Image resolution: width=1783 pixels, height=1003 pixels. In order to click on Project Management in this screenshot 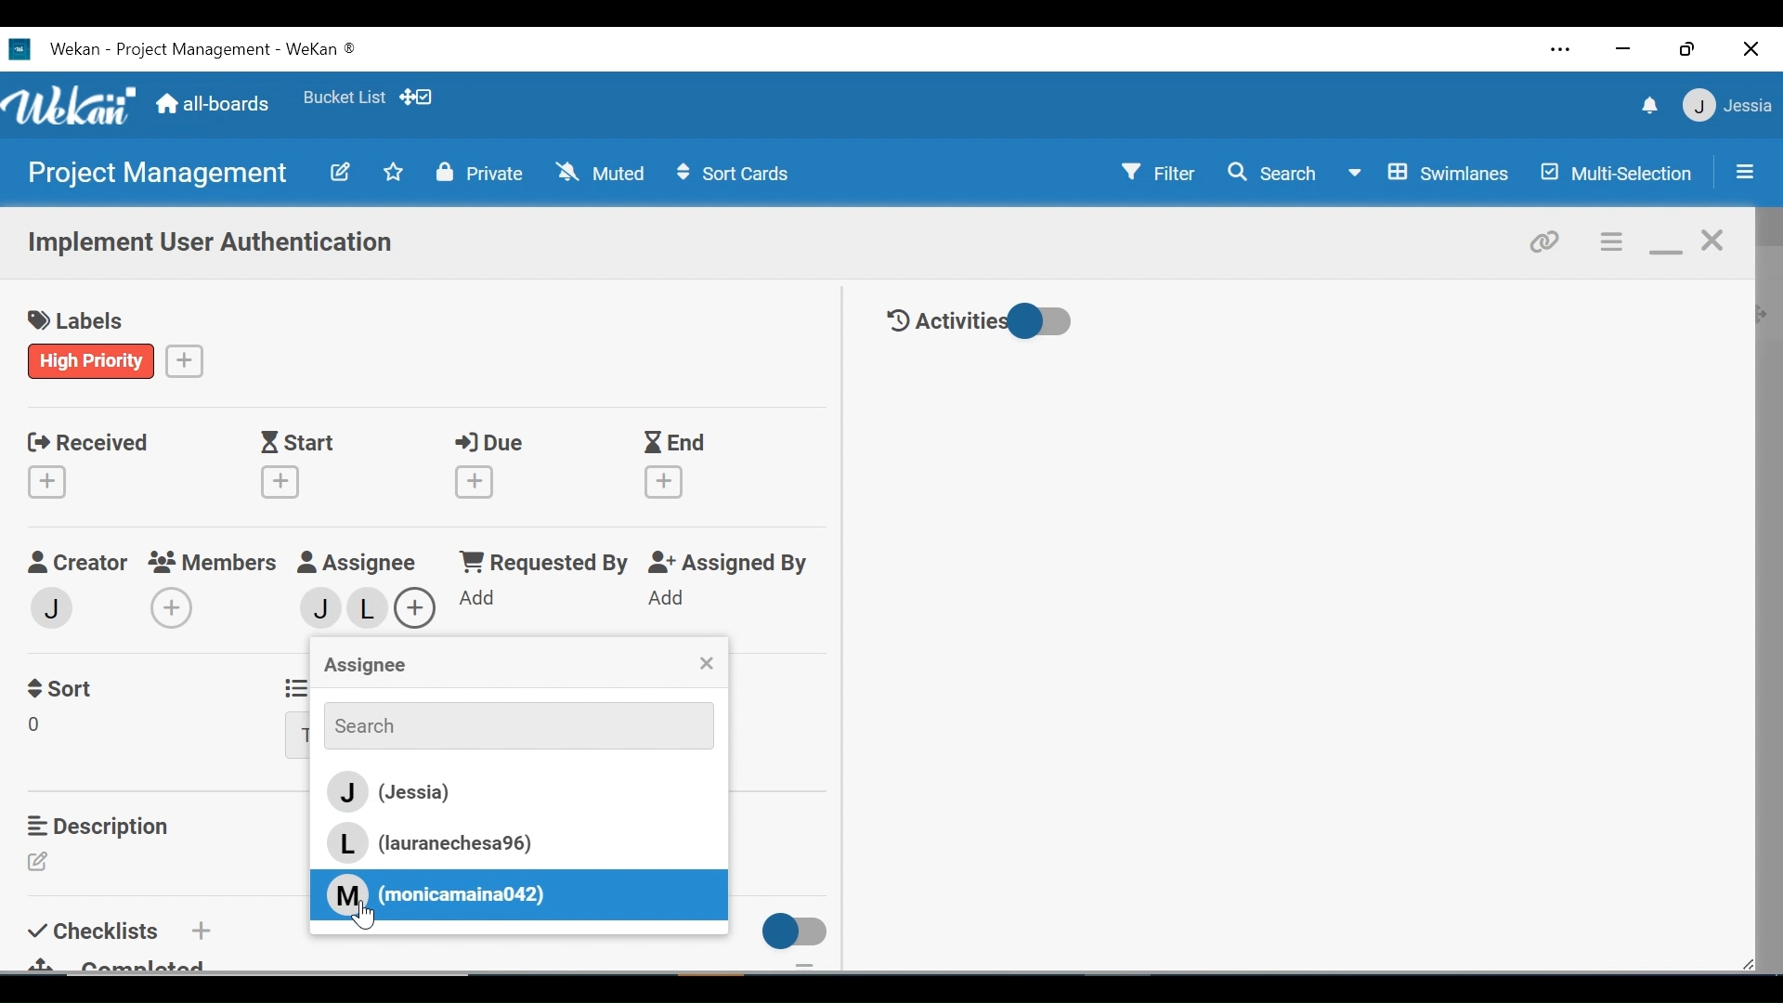, I will do `click(154, 174)`.